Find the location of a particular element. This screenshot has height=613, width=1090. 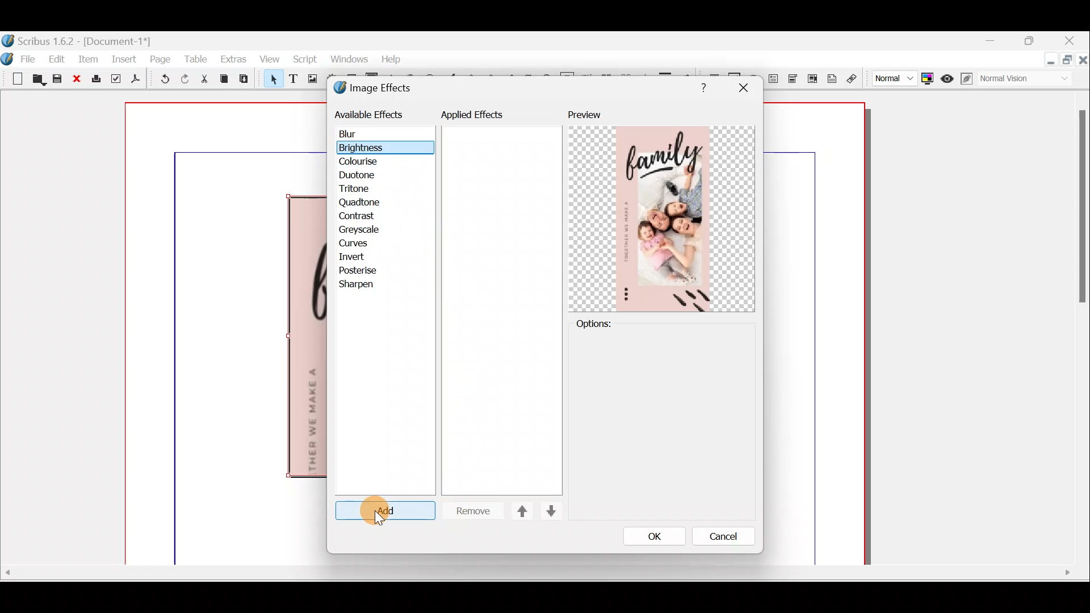

Maximise is located at coordinates (1068, 61).